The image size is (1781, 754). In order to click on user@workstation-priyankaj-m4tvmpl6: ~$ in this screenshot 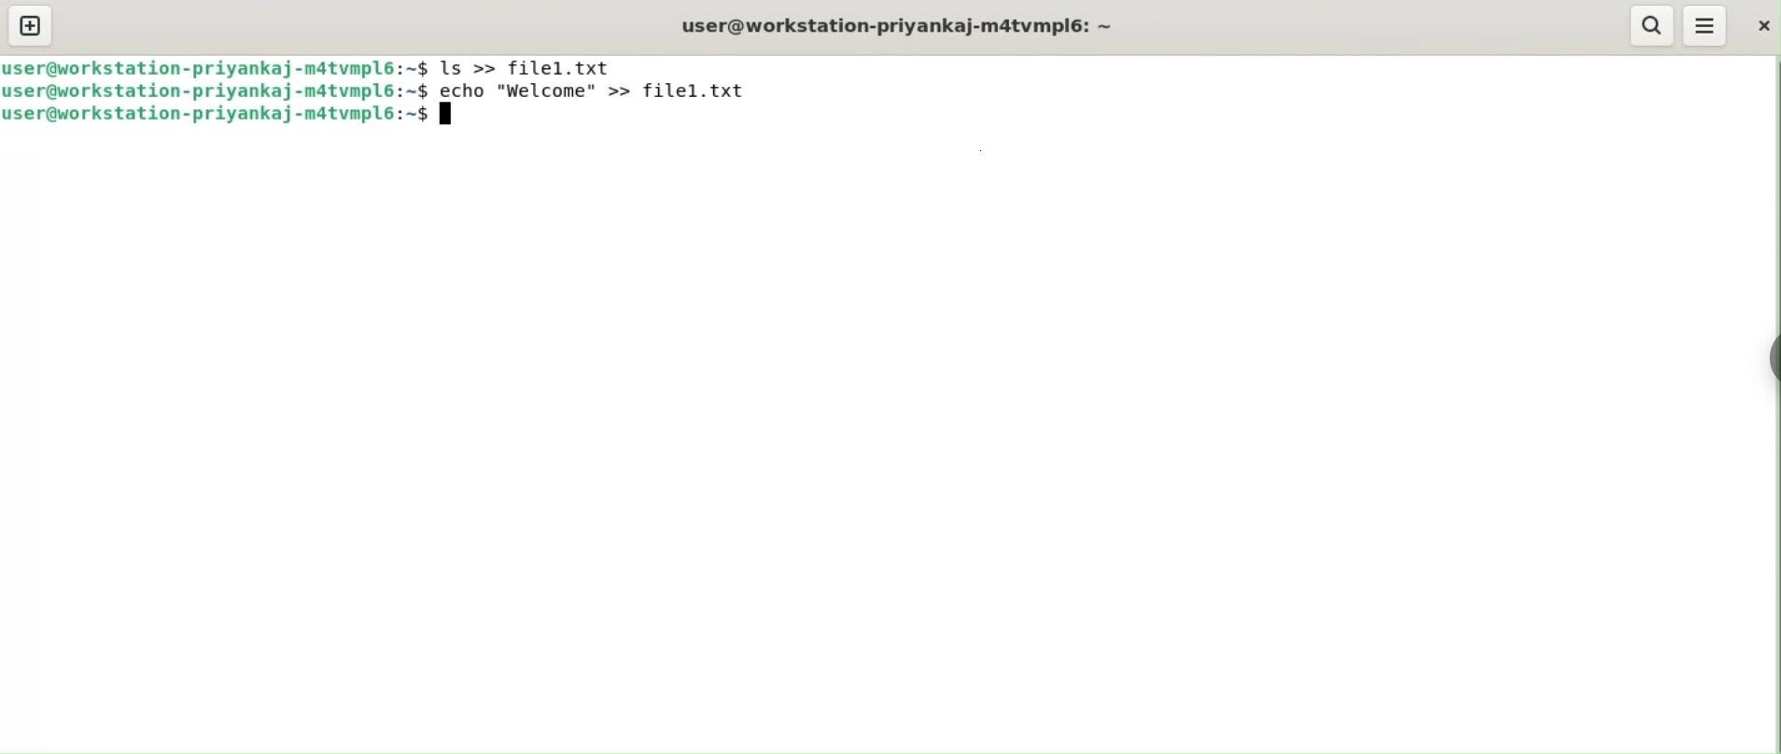, I will do `click(214, 67)`.